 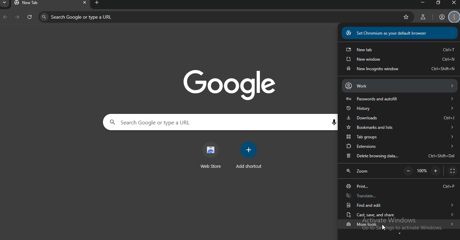 What do you see at coordinates (208, 122) in the screenshot?
I see `search google or type a URL` at bounding box center [208, 122].